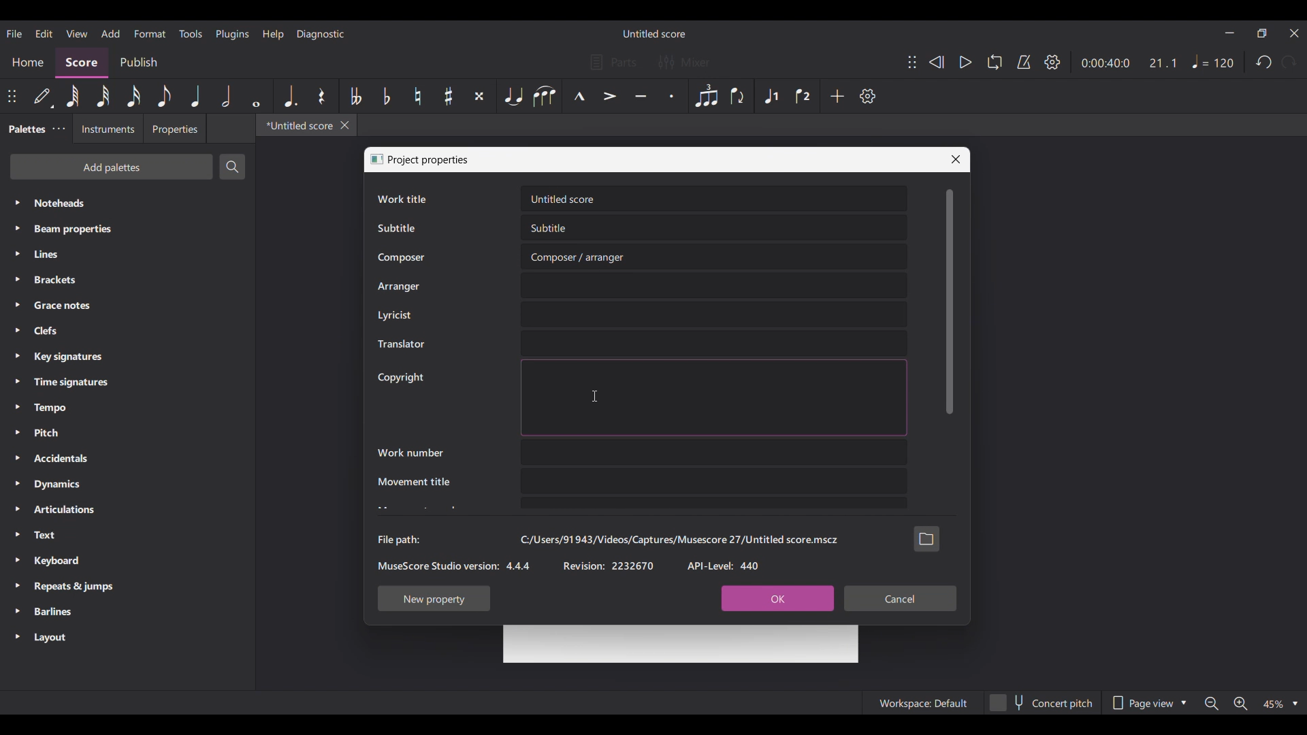 Image resolution: width=1307 pixels, height=735 pixels. I want to click on Voice 1, so click(770, 96).